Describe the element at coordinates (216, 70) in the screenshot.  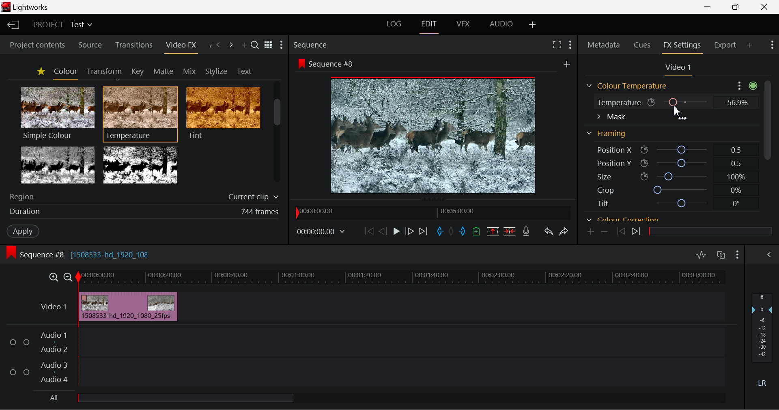
I see `Stylize` at that location.